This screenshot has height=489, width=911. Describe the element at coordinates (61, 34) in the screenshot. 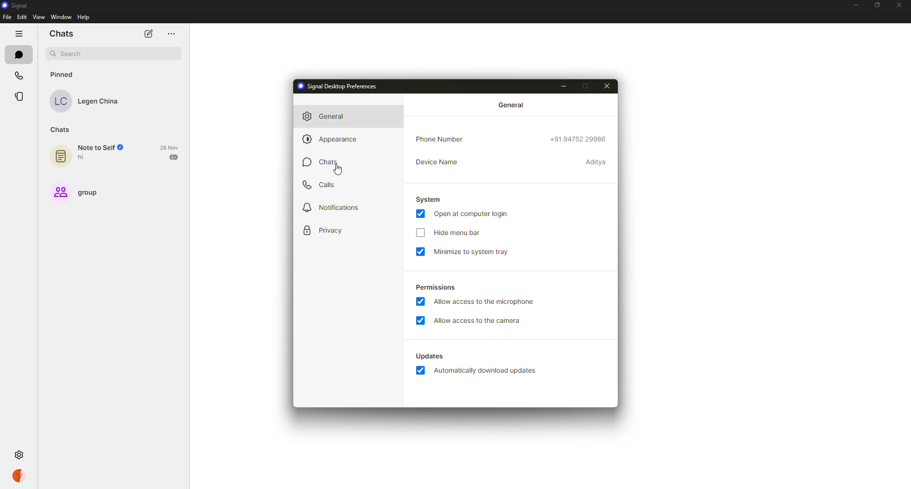

I see `chats` at that location.